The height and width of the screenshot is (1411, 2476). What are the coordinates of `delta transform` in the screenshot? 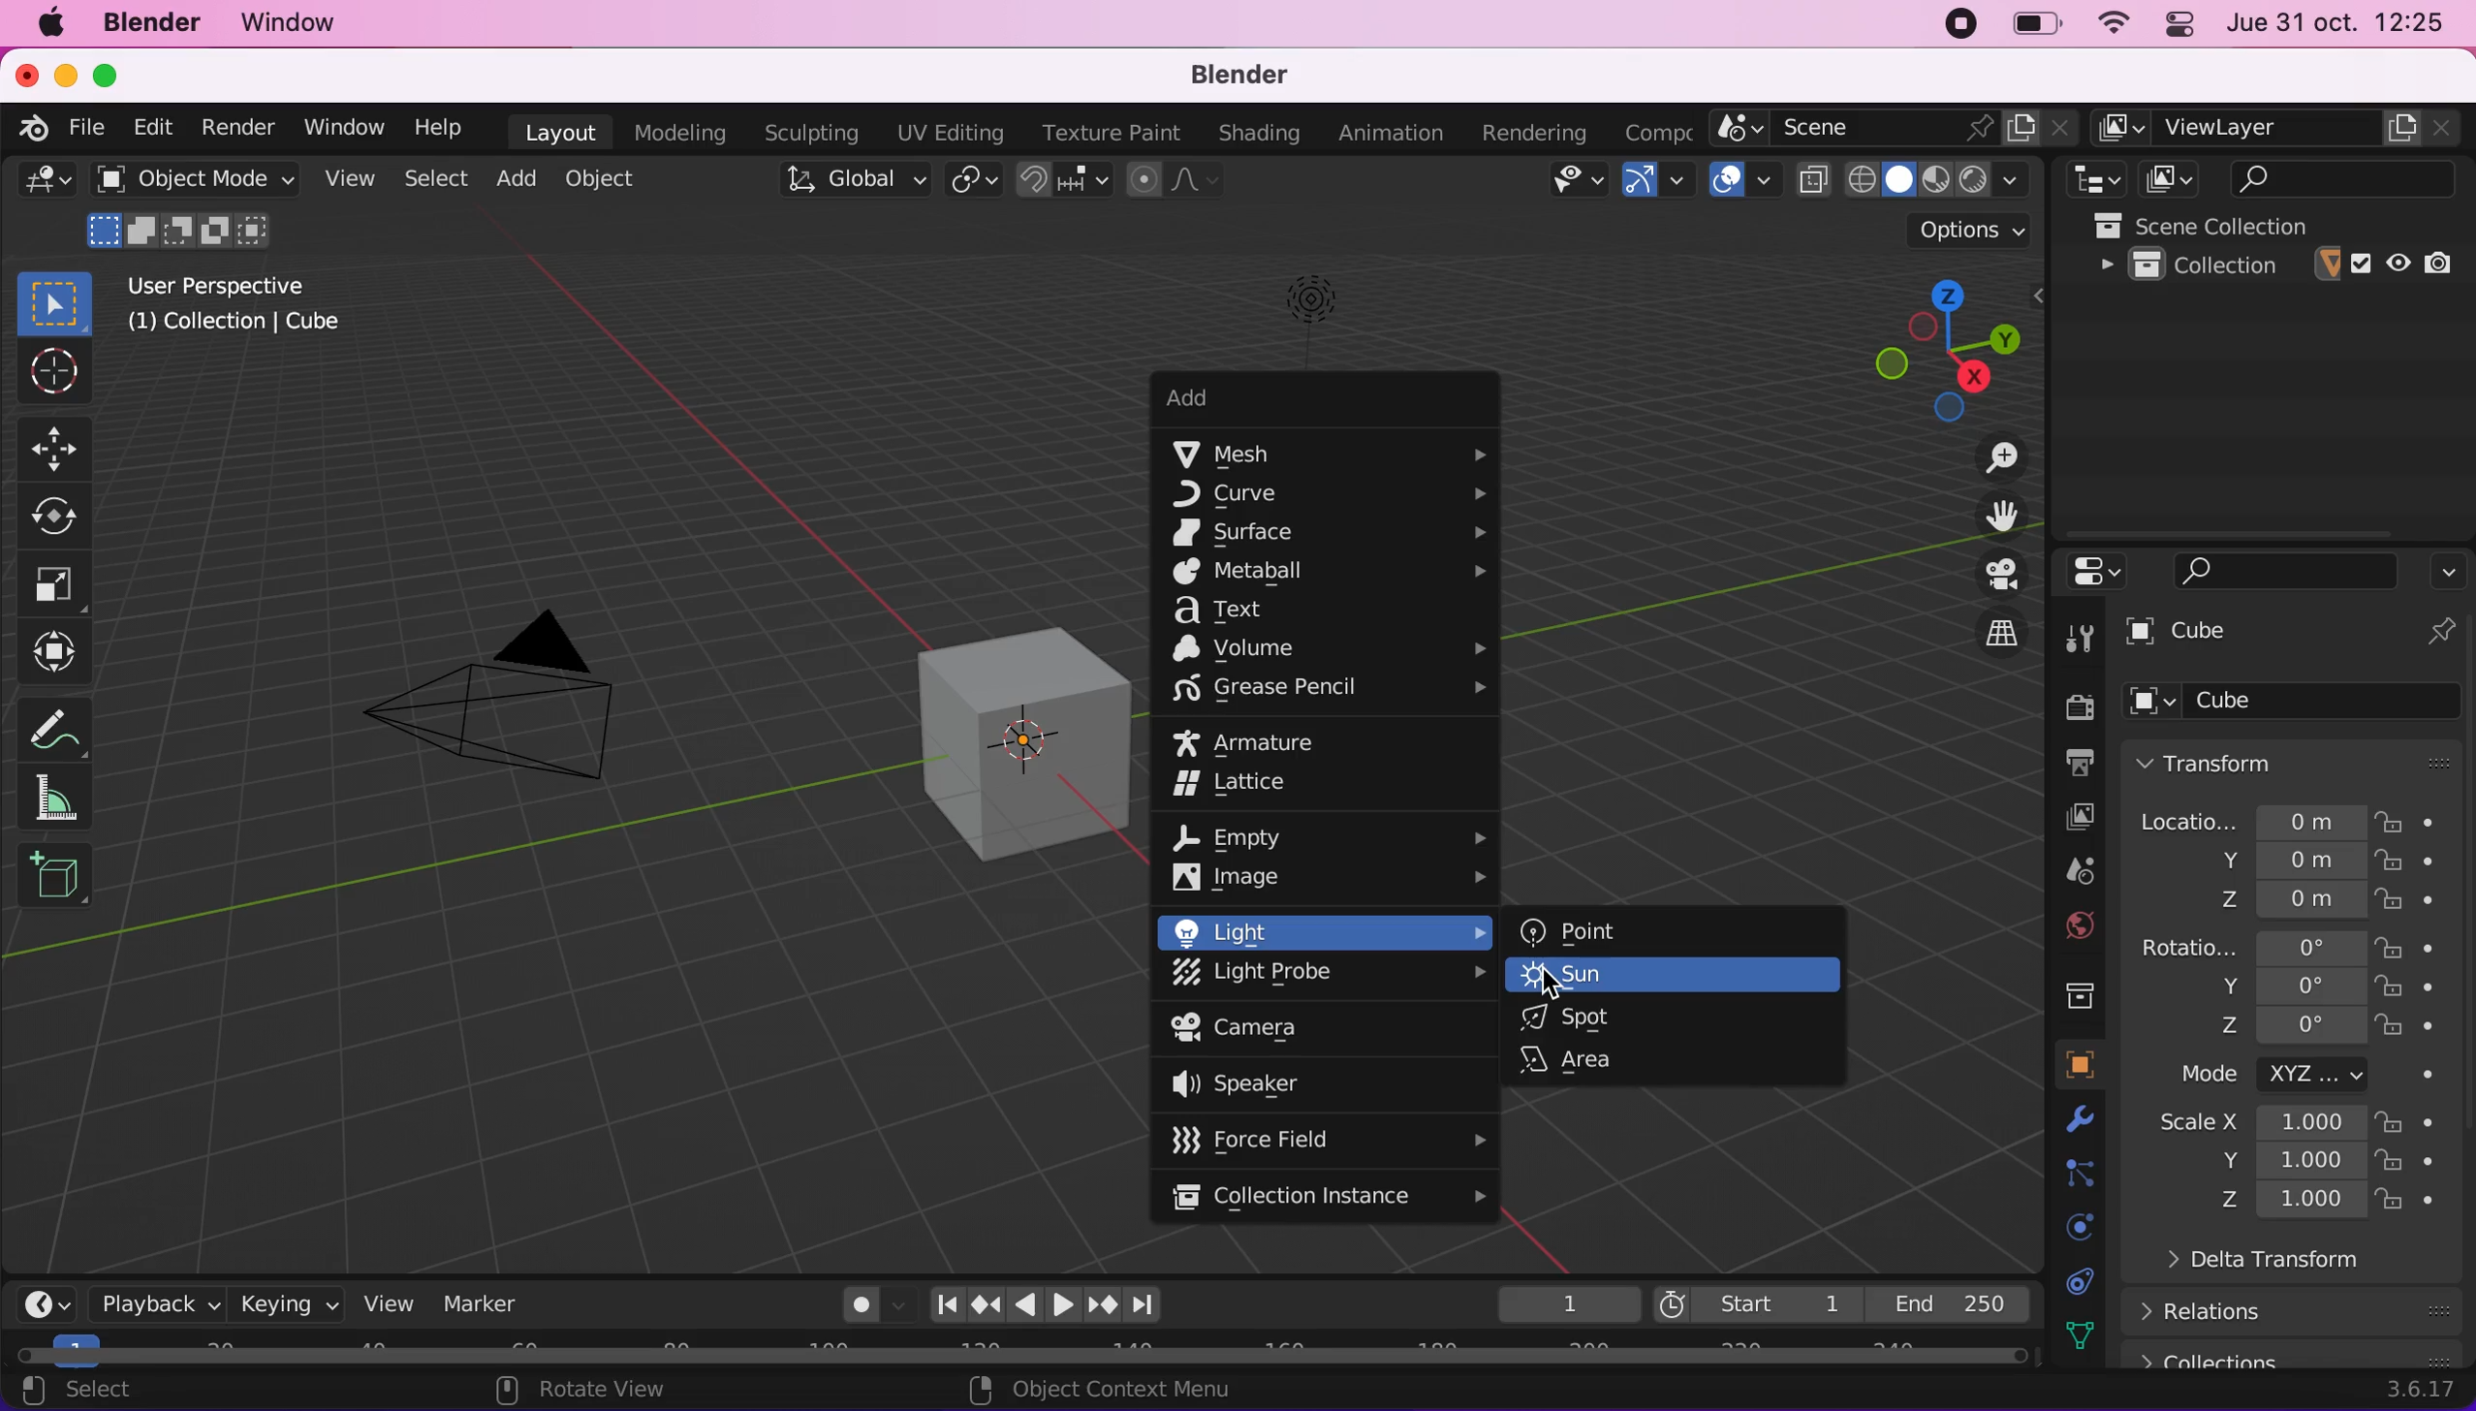 It's located at (2315, 1268).